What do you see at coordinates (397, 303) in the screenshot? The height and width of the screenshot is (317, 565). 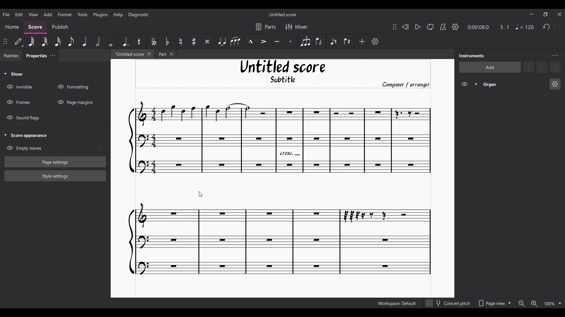 I see `Current workspace setting` at bounding box center [397, 303].